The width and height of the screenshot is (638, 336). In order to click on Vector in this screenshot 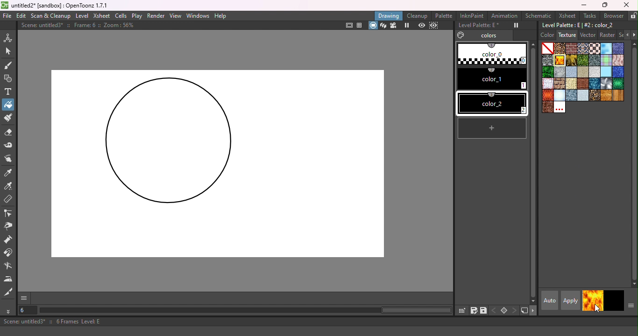, I will do `click(588, 35)`.